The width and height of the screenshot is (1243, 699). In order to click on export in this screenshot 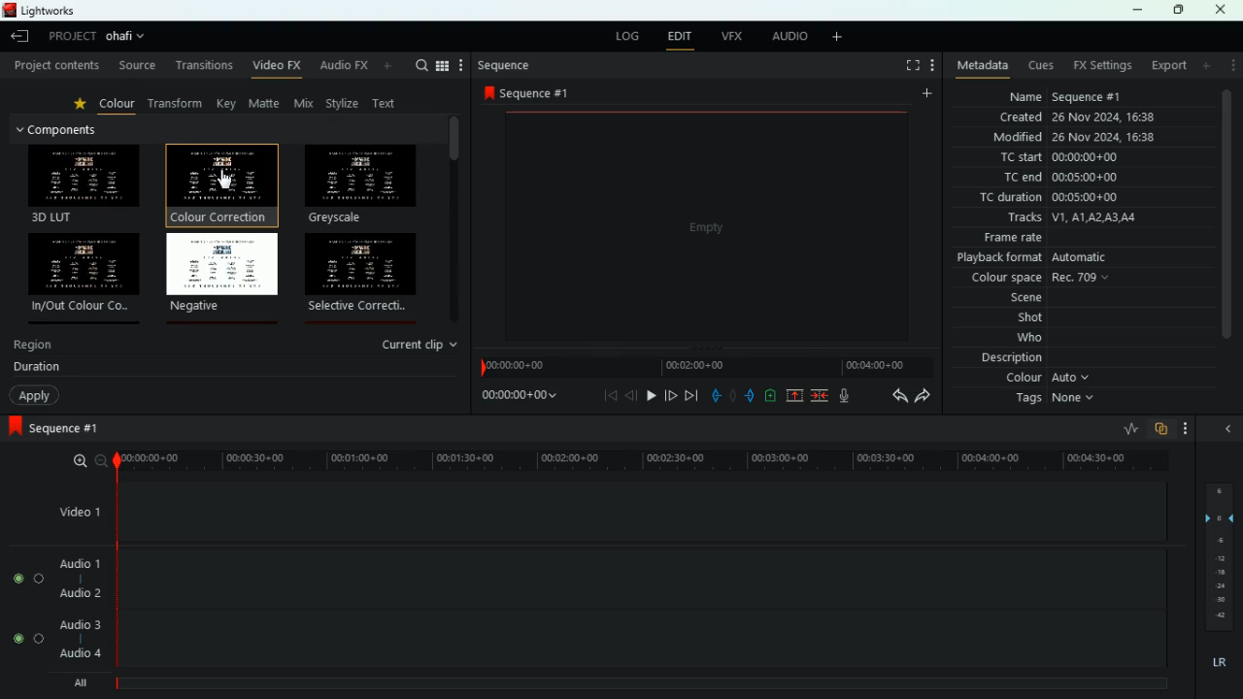, I will do `click(1168, 65)`.